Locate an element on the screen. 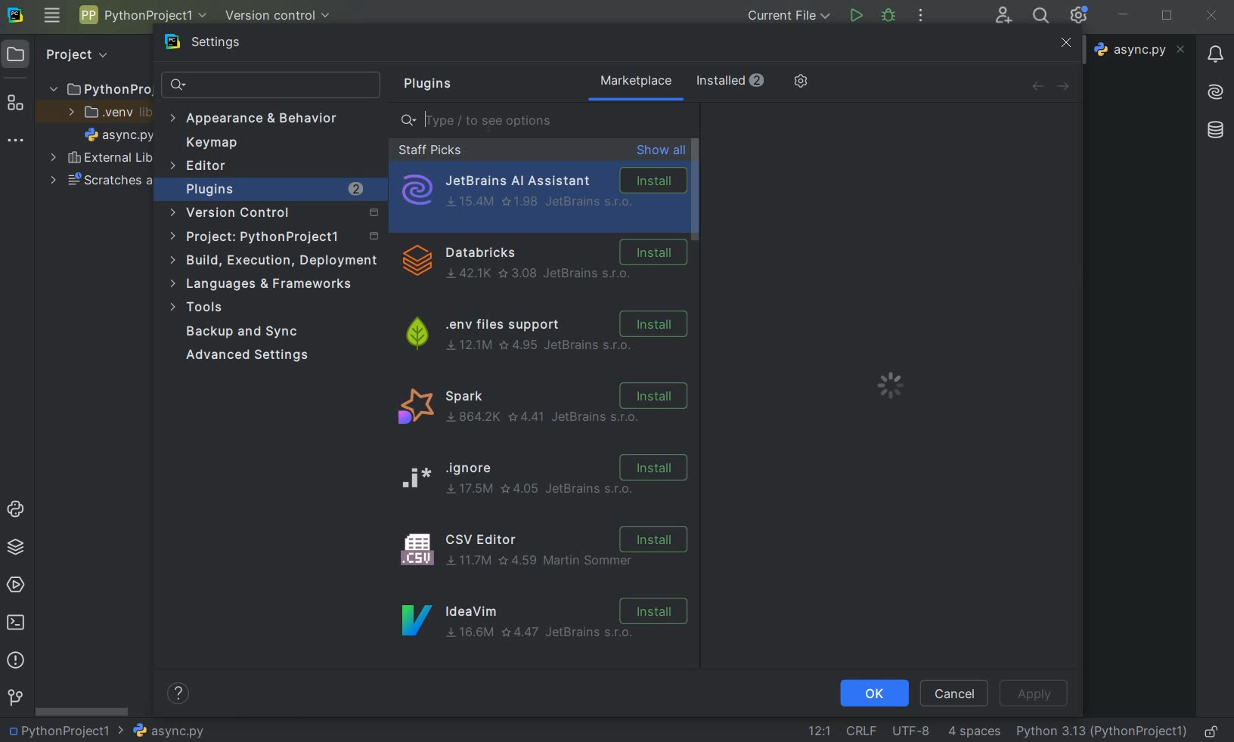 The height and width of the screenshot is (742, 1234). close is located at coordinates (1212, 17).